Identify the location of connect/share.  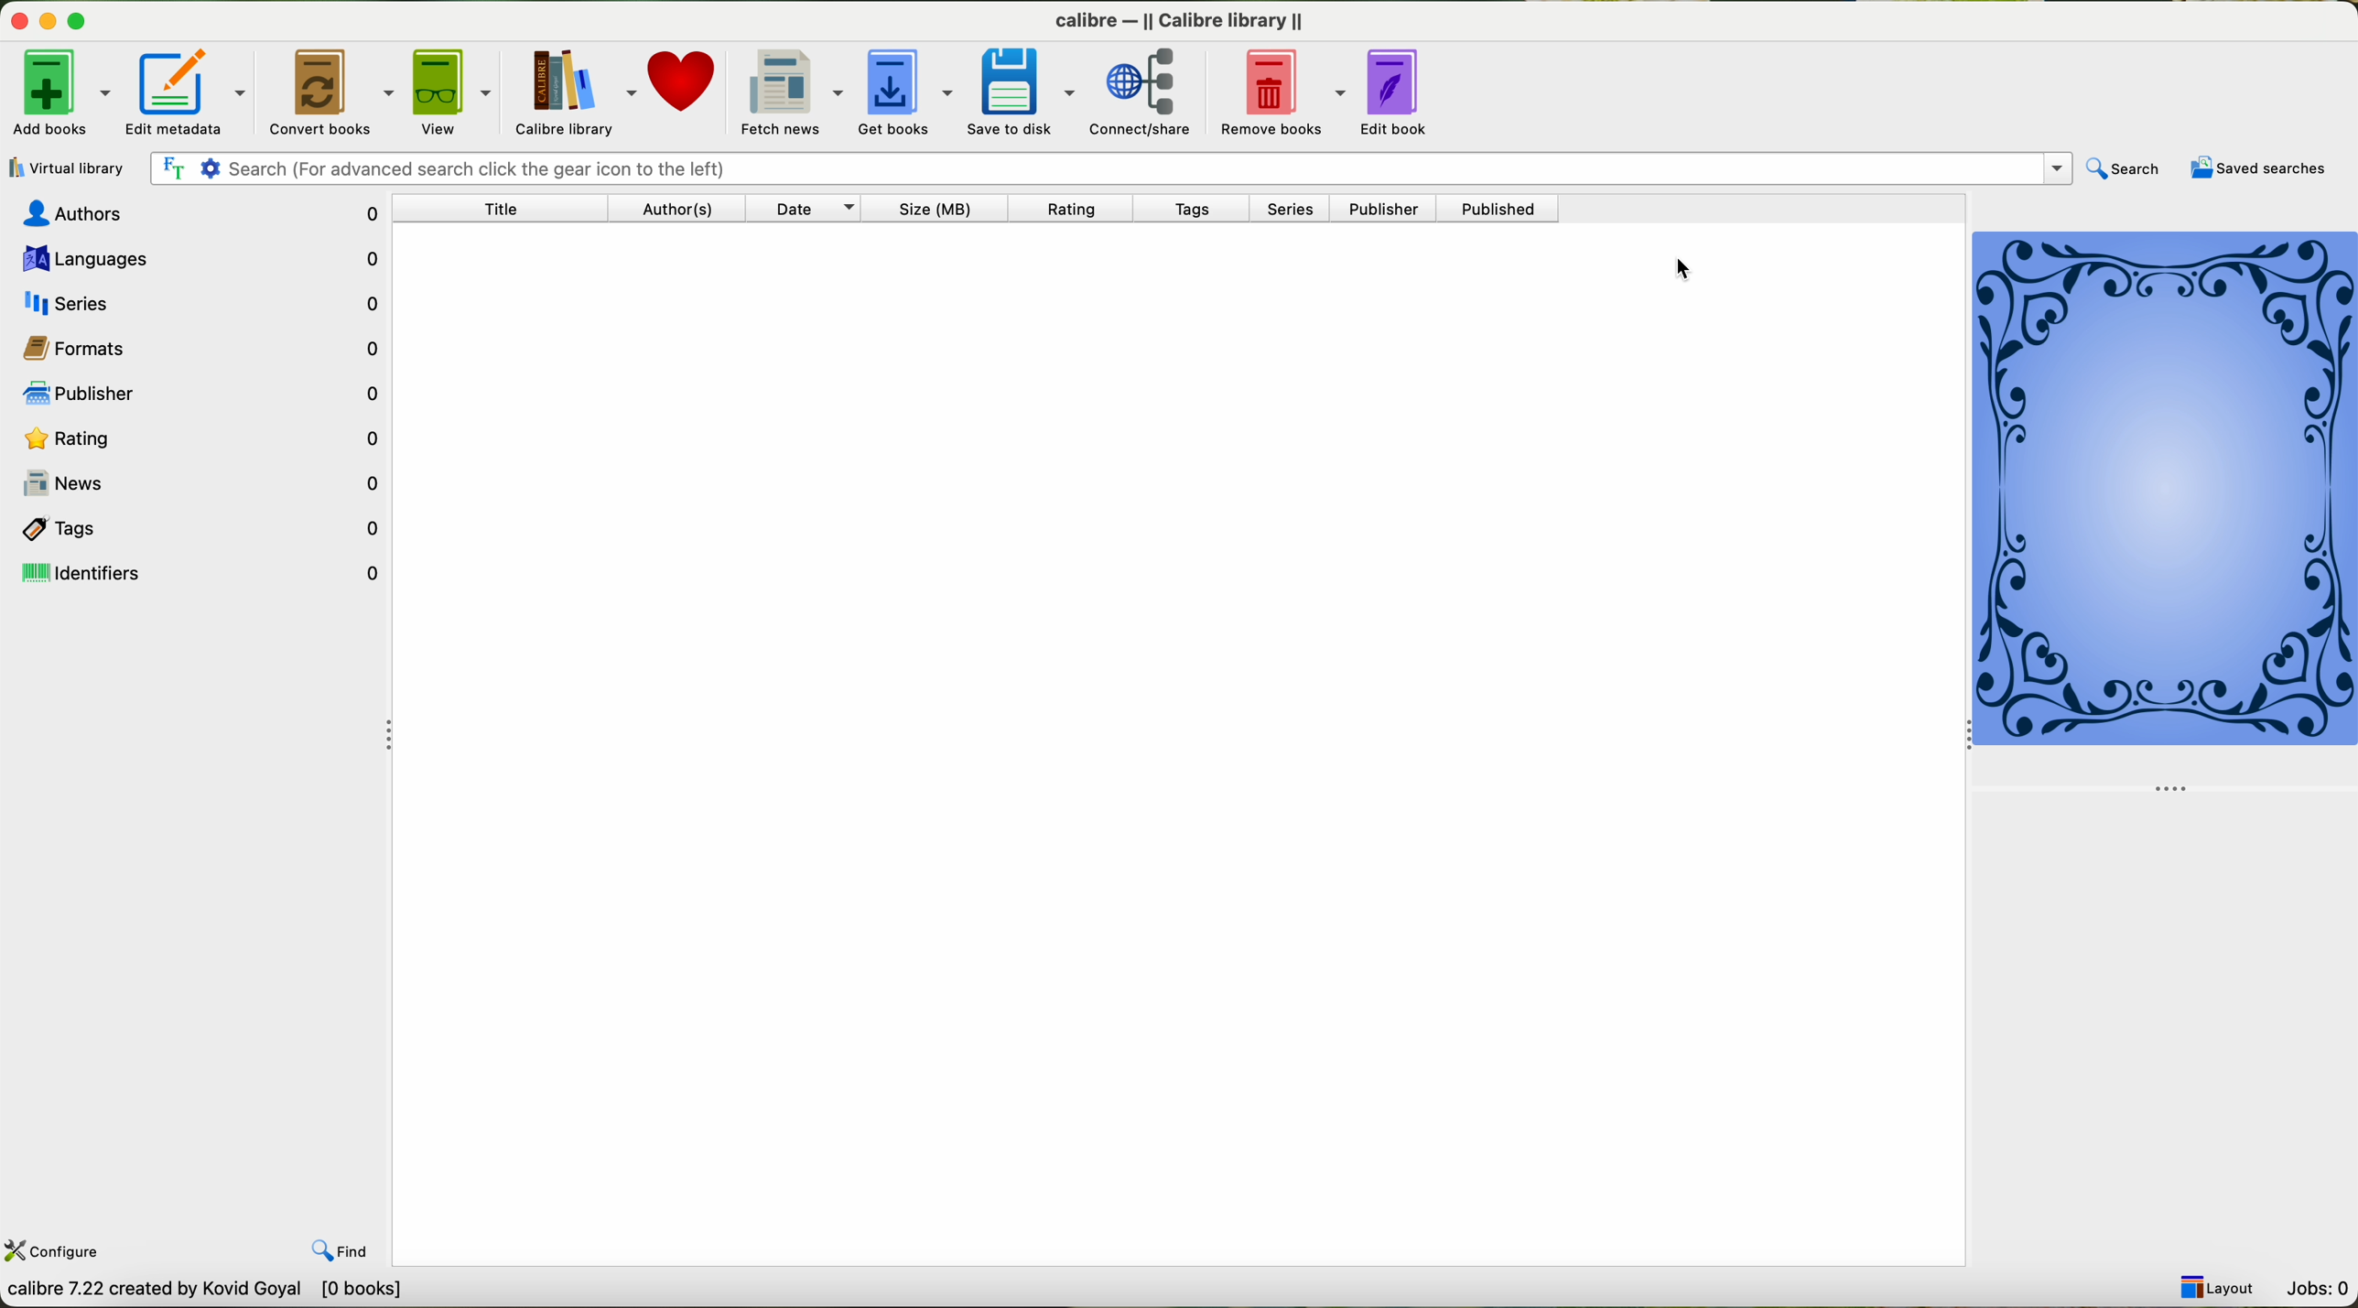
(1148, 92).